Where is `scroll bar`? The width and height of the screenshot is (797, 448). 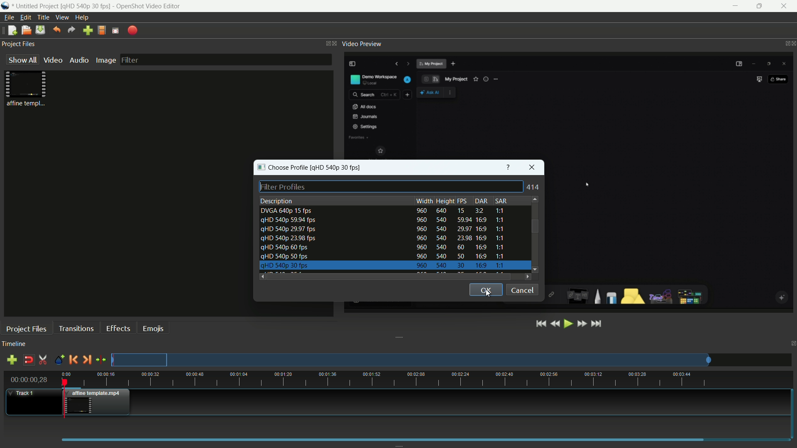 scroll bar is located at coordinates (388, 277).